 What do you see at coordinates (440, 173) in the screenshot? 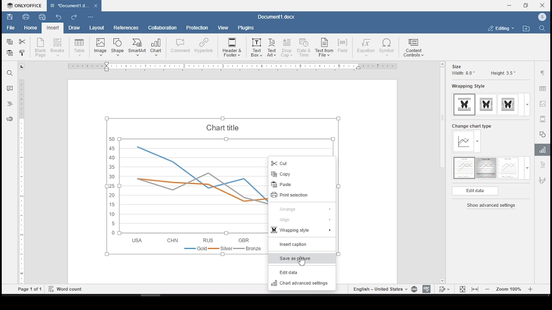
I see `scroll bar` at bounding box center [440, 173].